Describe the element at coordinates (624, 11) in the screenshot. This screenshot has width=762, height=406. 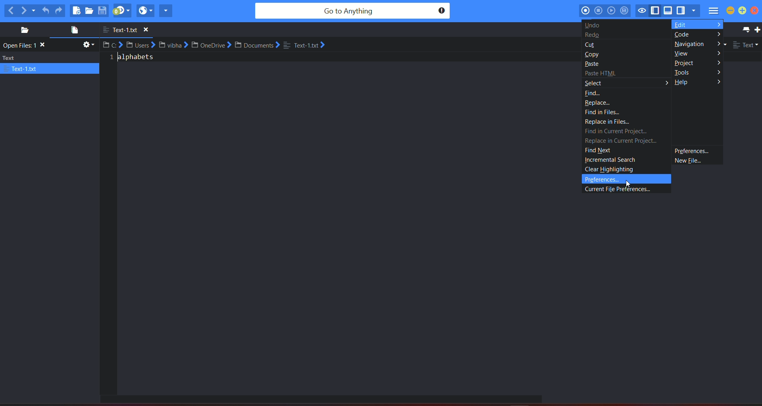
I see `save macro` at that location.